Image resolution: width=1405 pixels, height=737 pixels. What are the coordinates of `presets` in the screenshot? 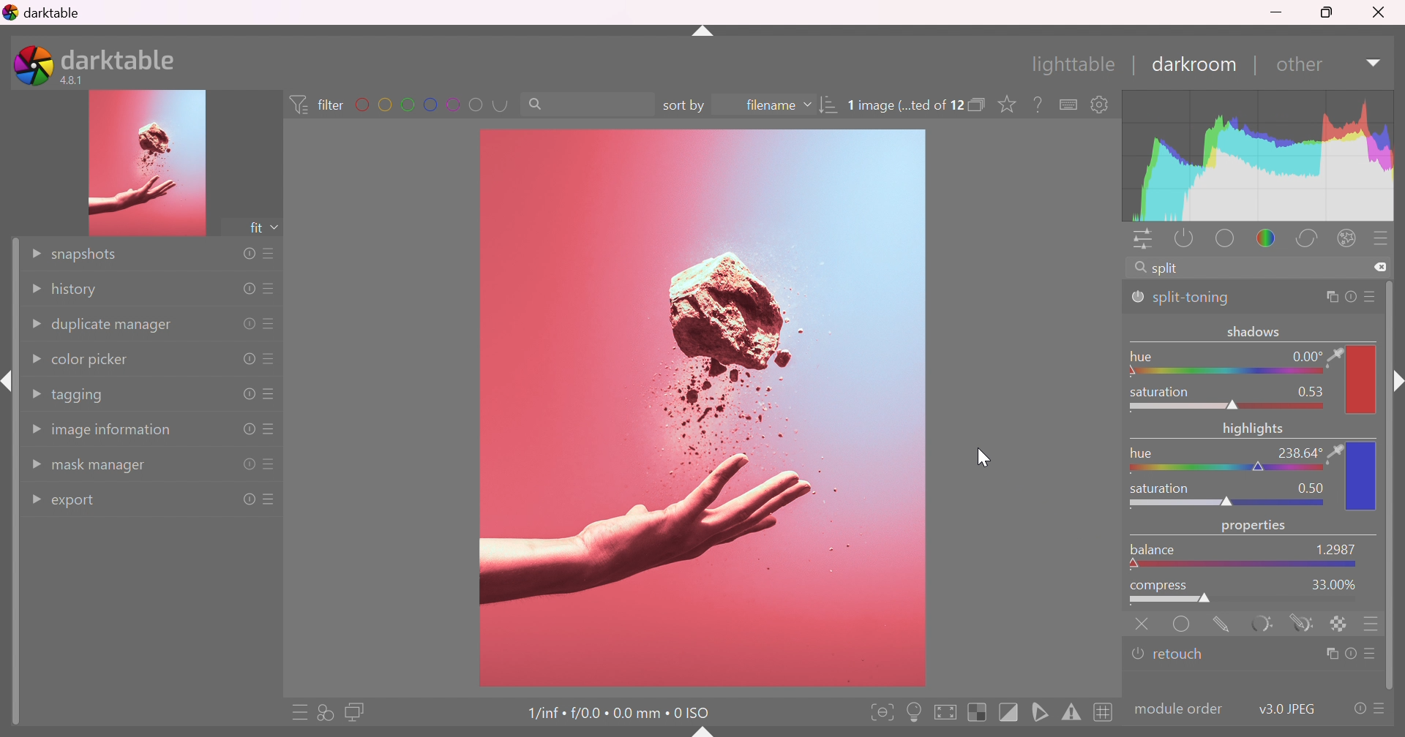 It's located at (271, 430).